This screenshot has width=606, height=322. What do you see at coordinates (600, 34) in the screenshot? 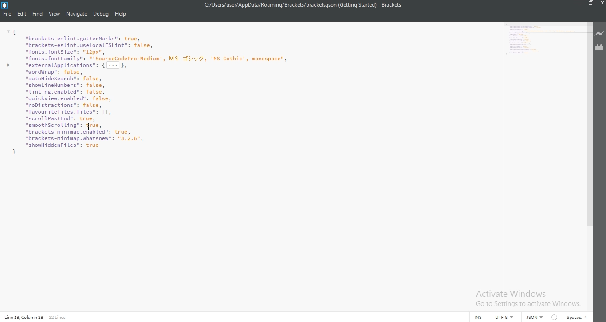
I see `Live preview` at bounding box center [600, 34].